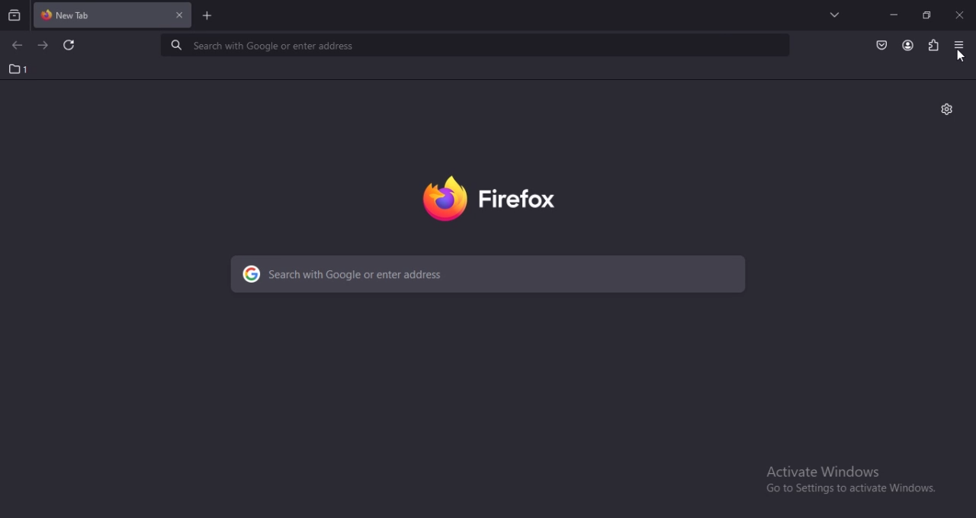 Image resolution: width=976 pixels, height=518 pixels. Describe the element at coordinates (497, 201) in the screenshot. I see `firefox` at that location.